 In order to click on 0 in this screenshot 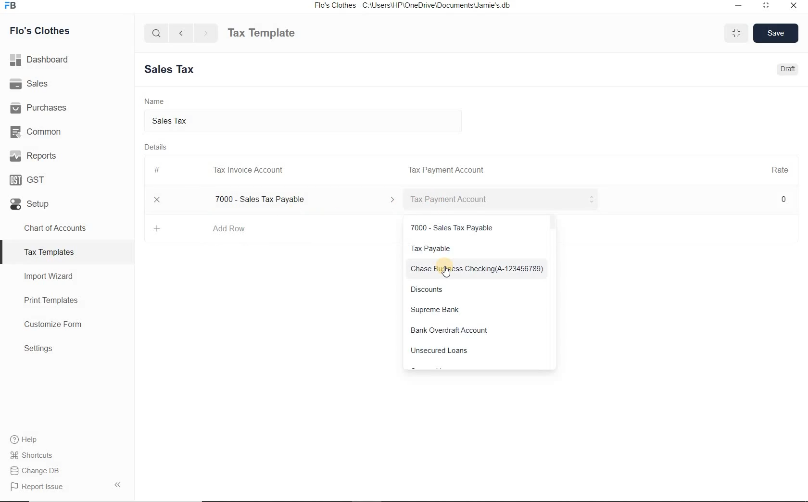, I will do `click(784, 199)`.